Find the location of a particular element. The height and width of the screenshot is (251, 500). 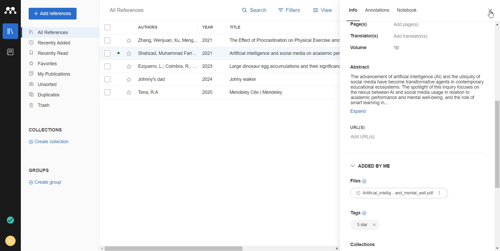

Notebook is located at coordinates (10, 52).